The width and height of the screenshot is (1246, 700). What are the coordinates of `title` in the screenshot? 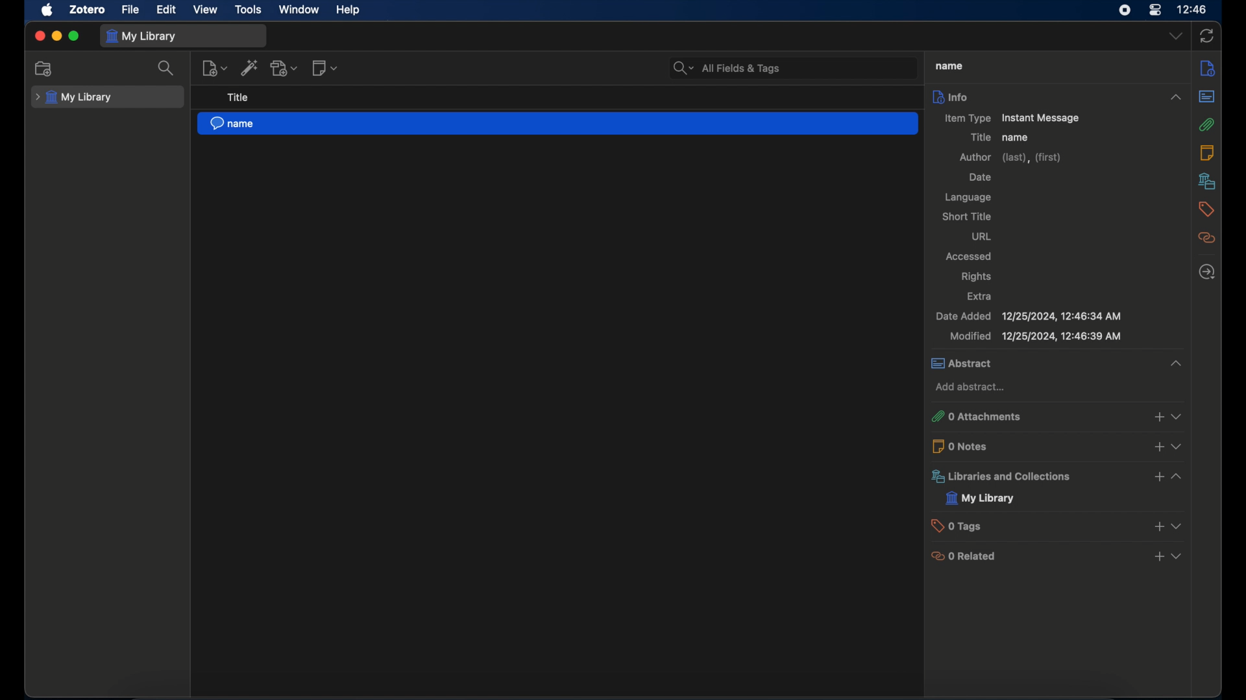 It's located at (980, 137).